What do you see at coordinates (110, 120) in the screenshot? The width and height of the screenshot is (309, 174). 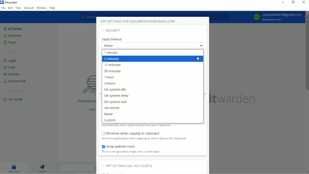 I see `Custom` at bounding box center [110, 120].